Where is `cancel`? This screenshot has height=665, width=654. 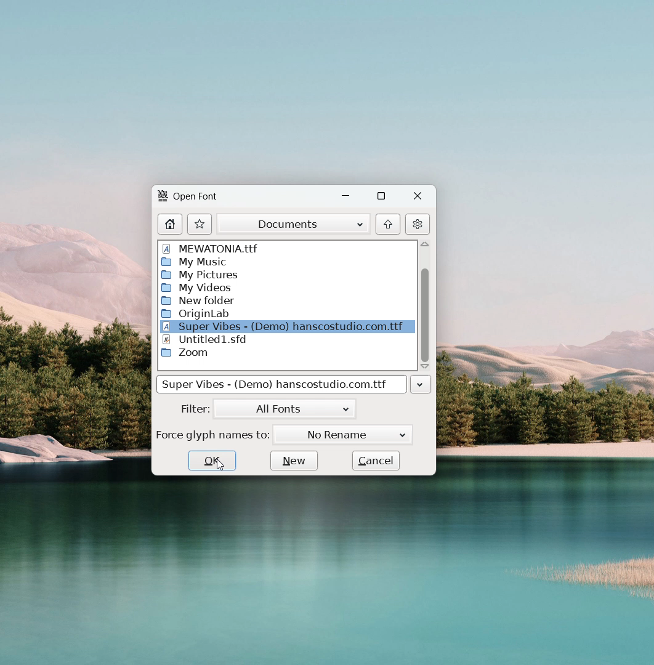
cancel is located at coordinates (376, 461).